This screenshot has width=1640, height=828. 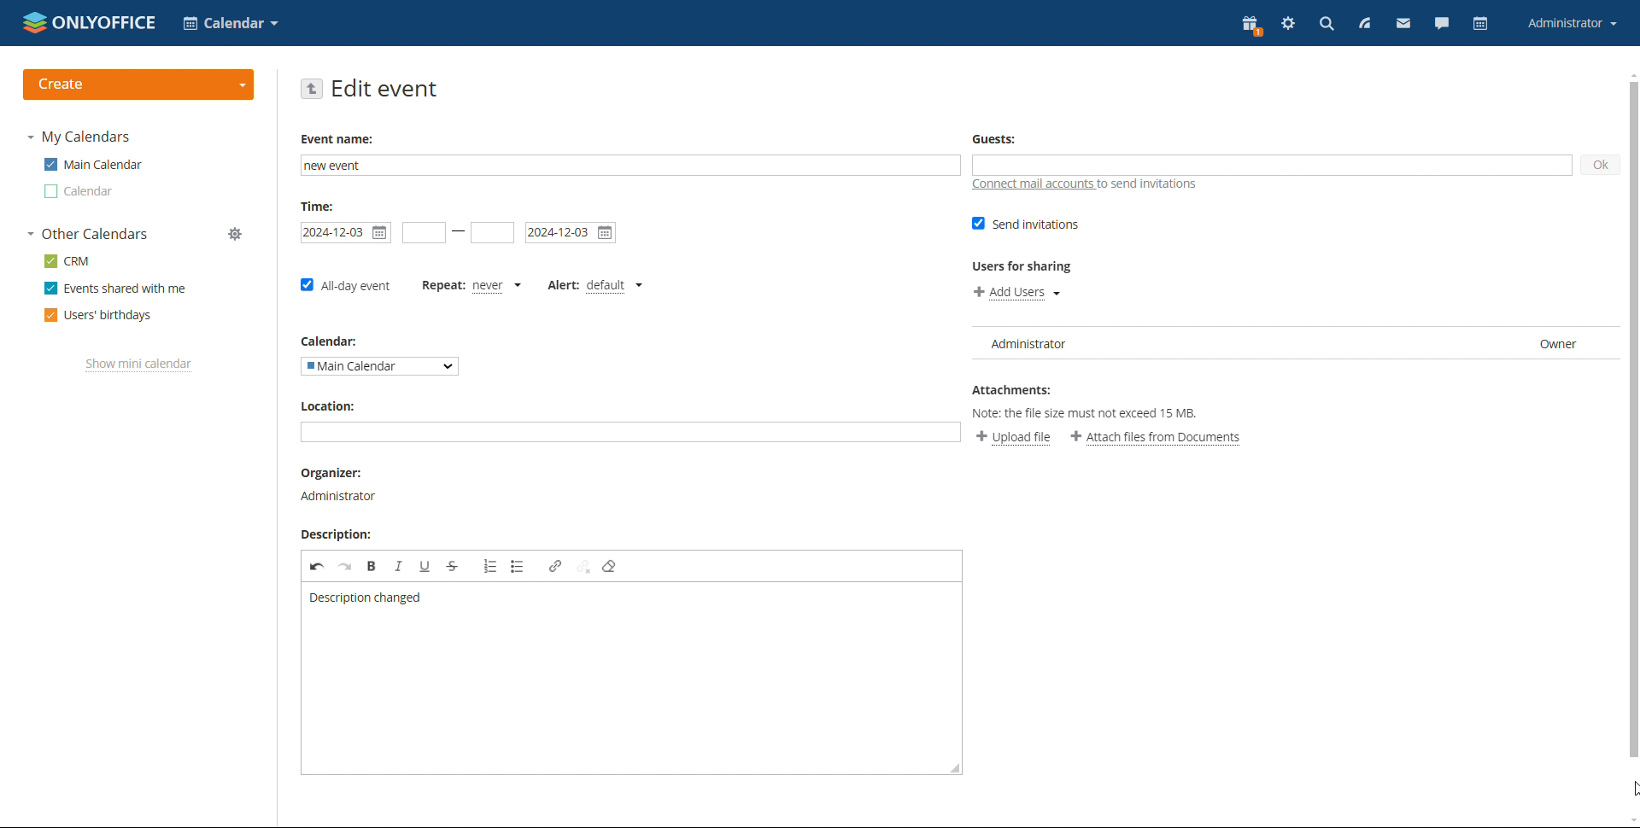 I want to click on insert/remove bulleted list, so click(x=518, y=567).